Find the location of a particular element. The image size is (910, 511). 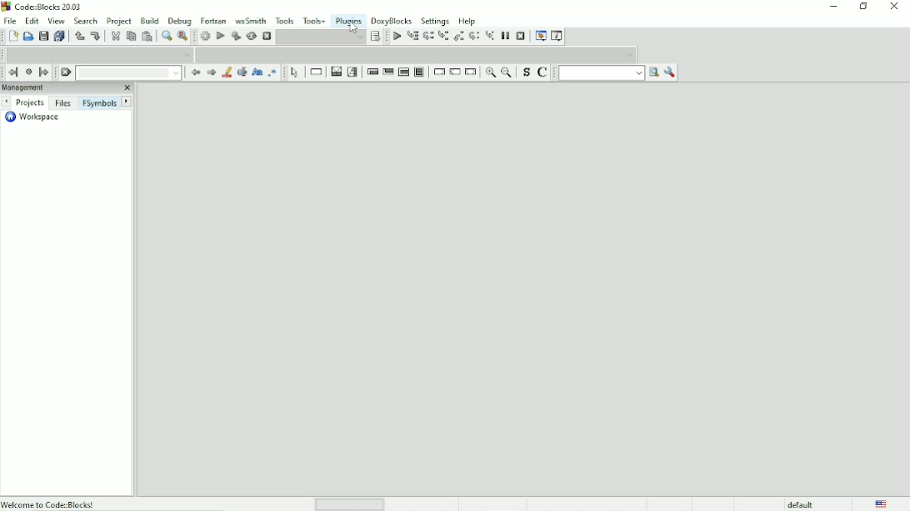

Save everything is located at coordinates (60, 37).